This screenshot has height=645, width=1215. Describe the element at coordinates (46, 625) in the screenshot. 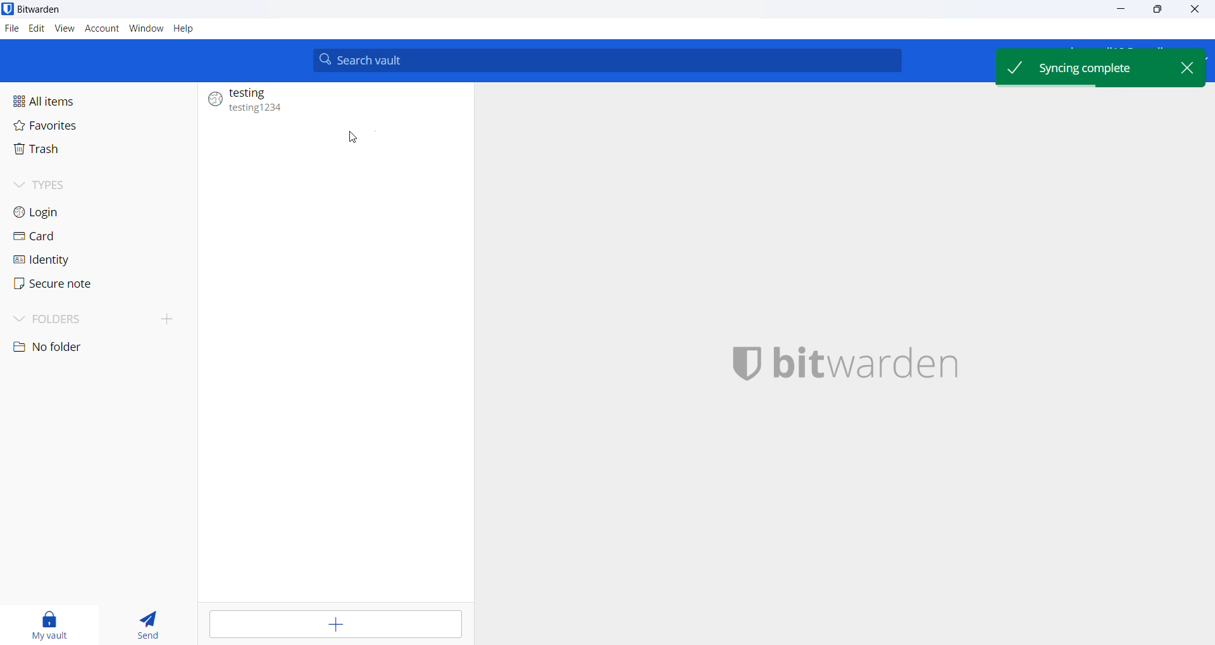

I see `my vault` at that location.